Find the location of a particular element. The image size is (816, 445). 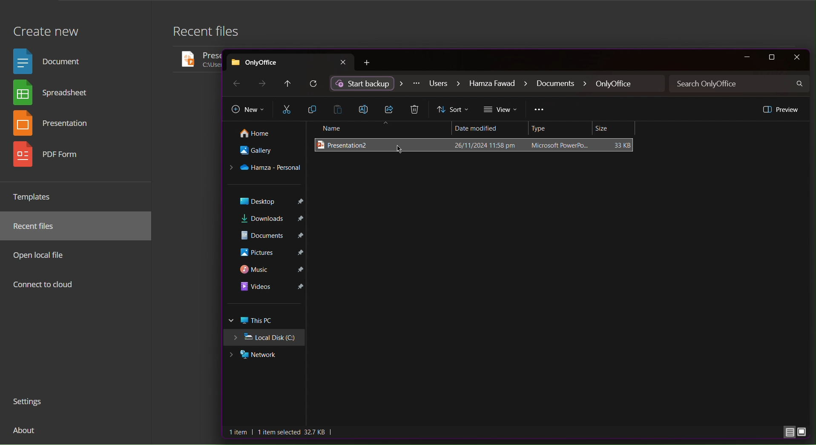

Address Bar is located at coordinates (498, 84).